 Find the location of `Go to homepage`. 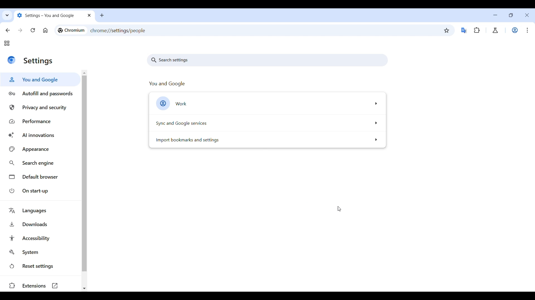

Go to homepage is located at coordinates (45, 30).